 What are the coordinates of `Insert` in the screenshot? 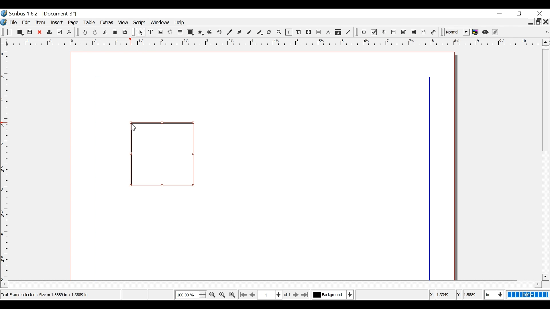 It's located at (58, 22).